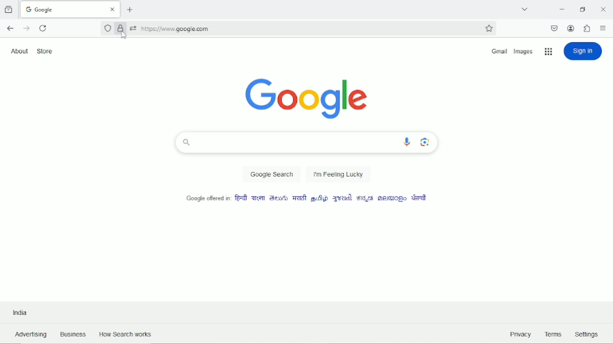 The image size is (613, 344). Describe the element at coordinates (10, 10) in the screenshot. I see `View recent browsing` at that location.